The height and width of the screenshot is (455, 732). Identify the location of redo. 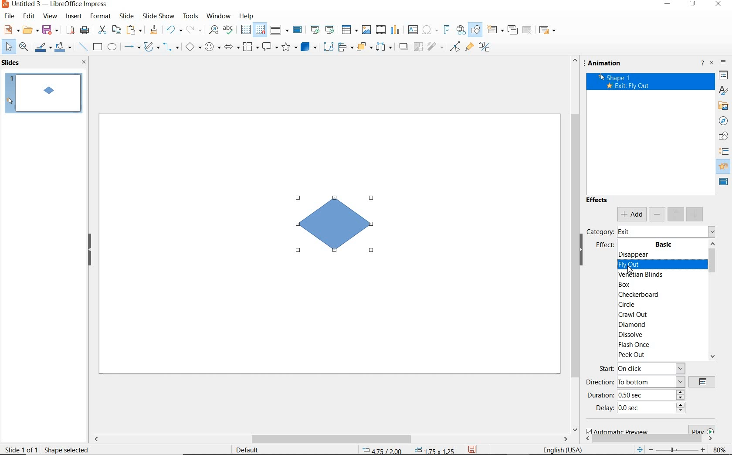
(193, 30).